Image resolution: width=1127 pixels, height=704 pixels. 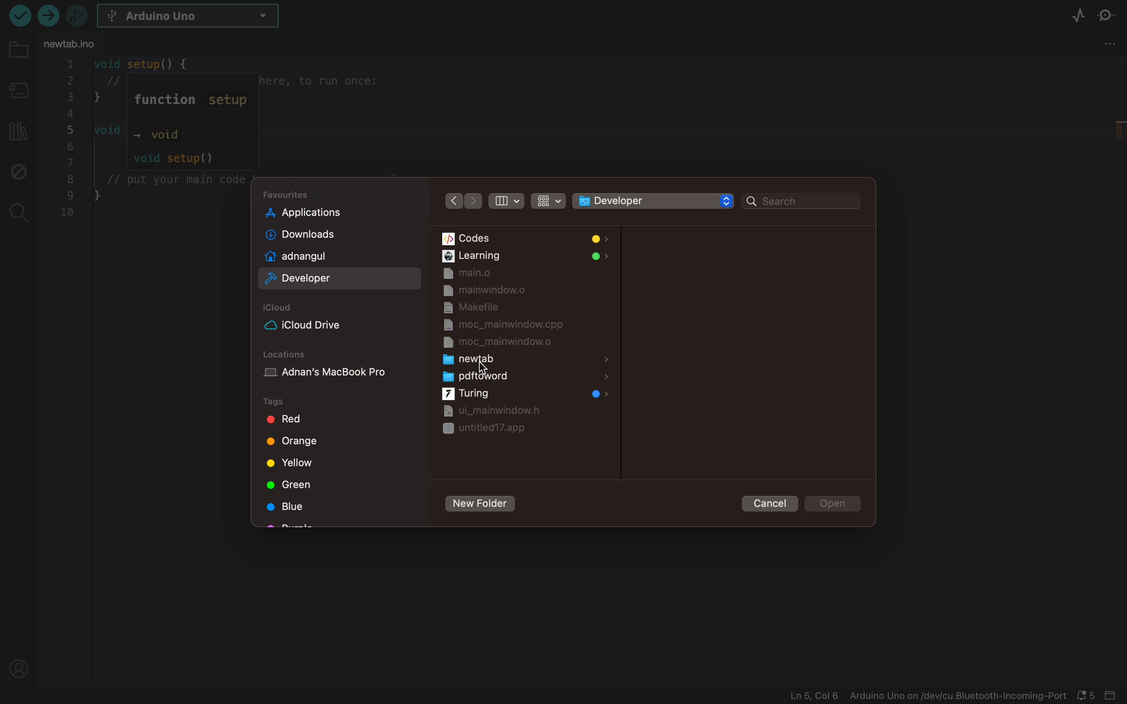 I want to click on downloads, so click(x=323, y=235).